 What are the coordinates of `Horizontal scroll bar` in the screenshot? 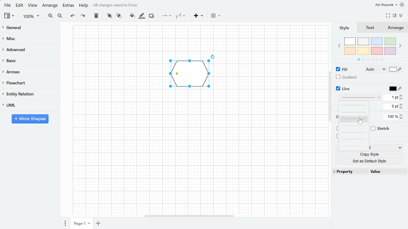 It's located at (189, 216).